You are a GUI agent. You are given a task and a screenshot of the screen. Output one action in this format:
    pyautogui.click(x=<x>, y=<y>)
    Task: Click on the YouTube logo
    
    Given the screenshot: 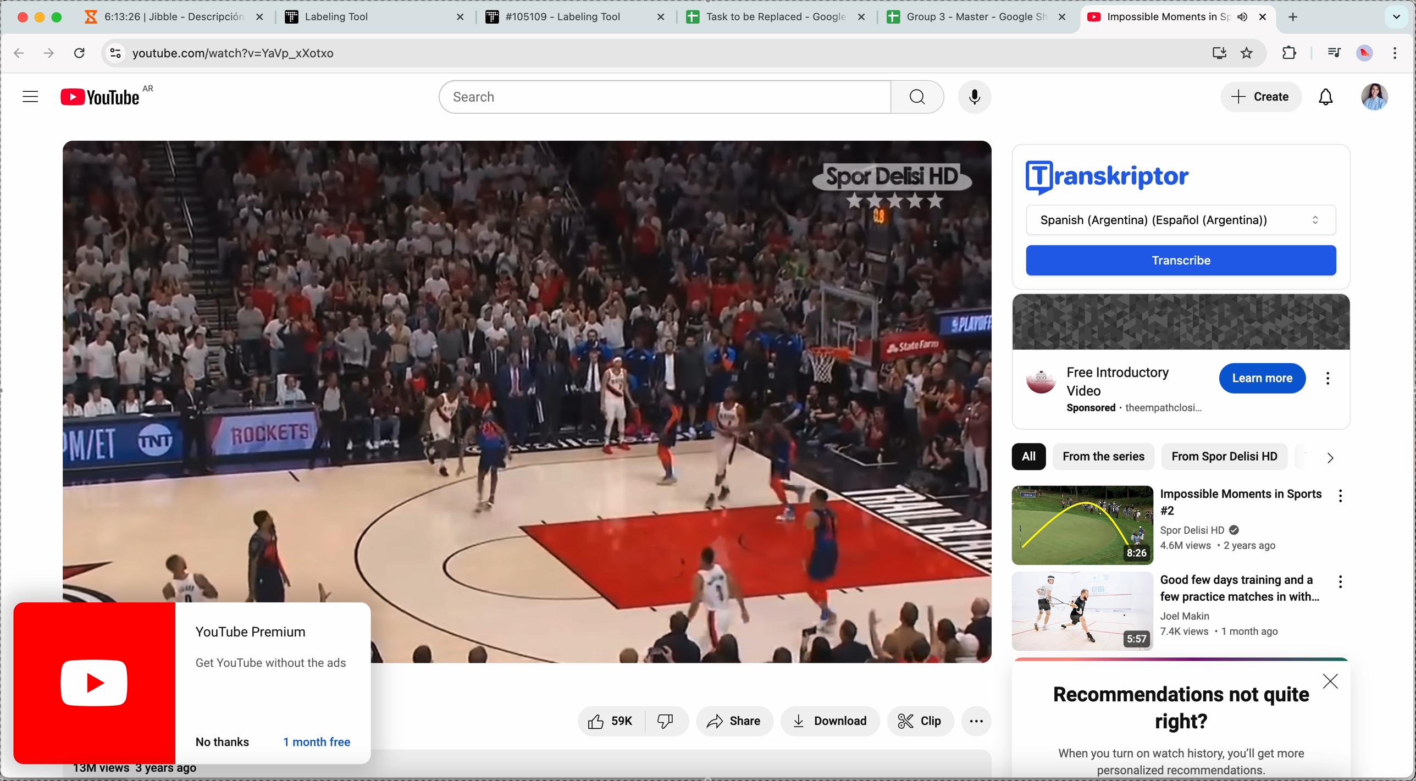 What is the action you would take?
    pyautogui.click(x=112, y=97)
    